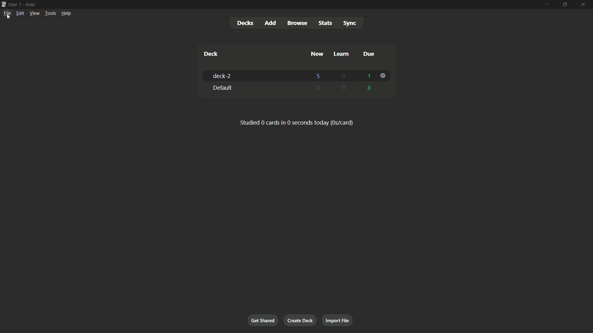 This screenshot has height=333, width=593. I want to click on Create deck, so click(301, 320).